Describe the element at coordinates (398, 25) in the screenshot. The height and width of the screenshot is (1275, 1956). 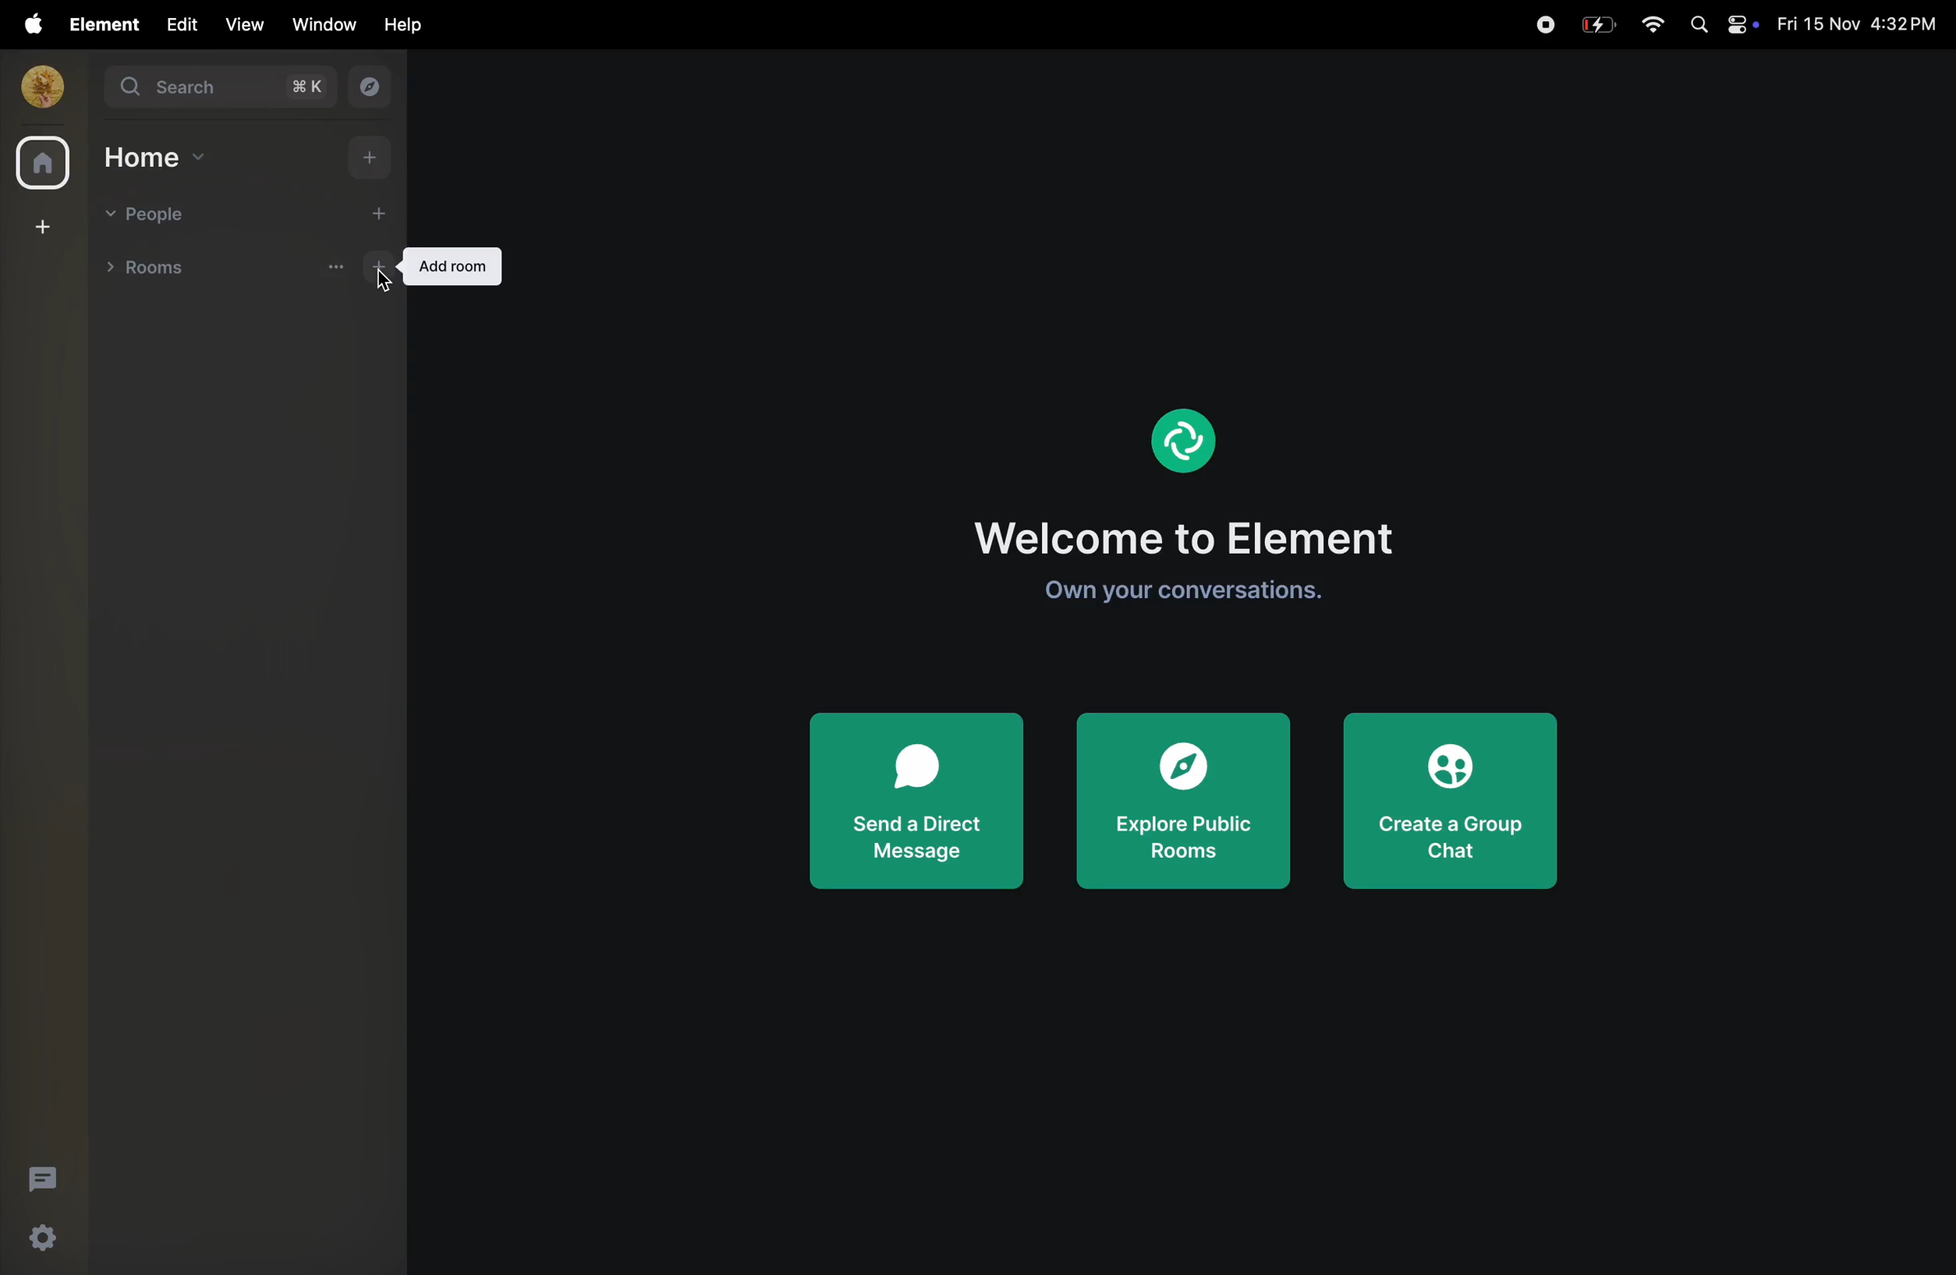
I see `help` at that location.